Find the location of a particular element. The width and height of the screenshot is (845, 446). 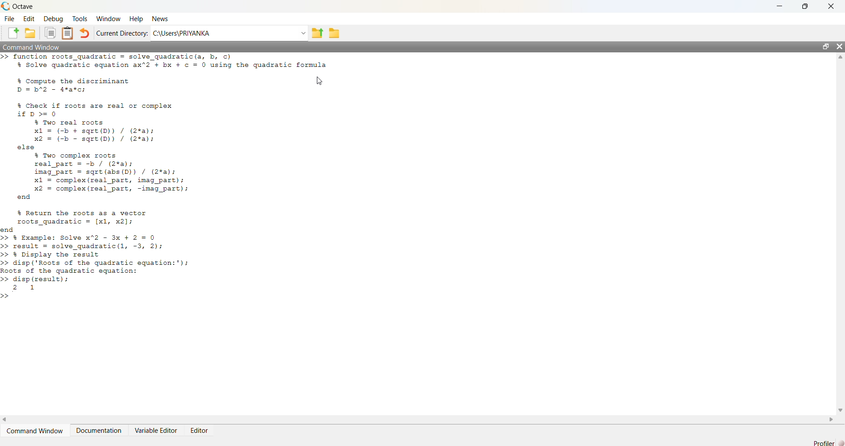

one directory up is located at coordinates (318, 32).